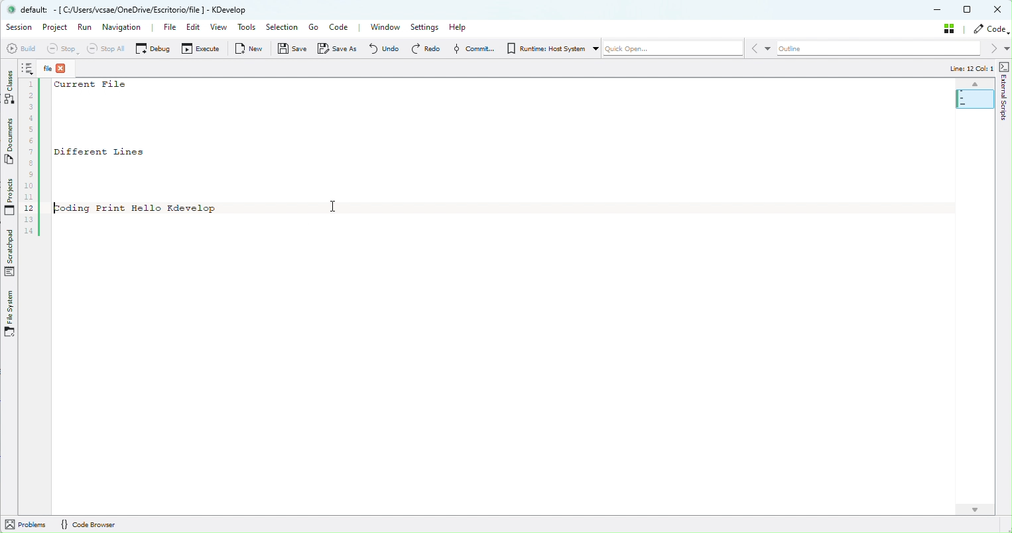 This screenshot has width=1012, height=533. I want to click on ® default: - [ C/Users/vcsae/OneDrive/Escritorioffile | - KDevelop, so click(135, 11).